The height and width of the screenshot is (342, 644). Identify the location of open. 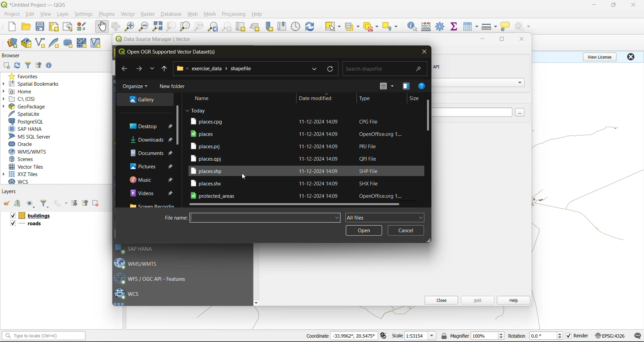
(364, 231).